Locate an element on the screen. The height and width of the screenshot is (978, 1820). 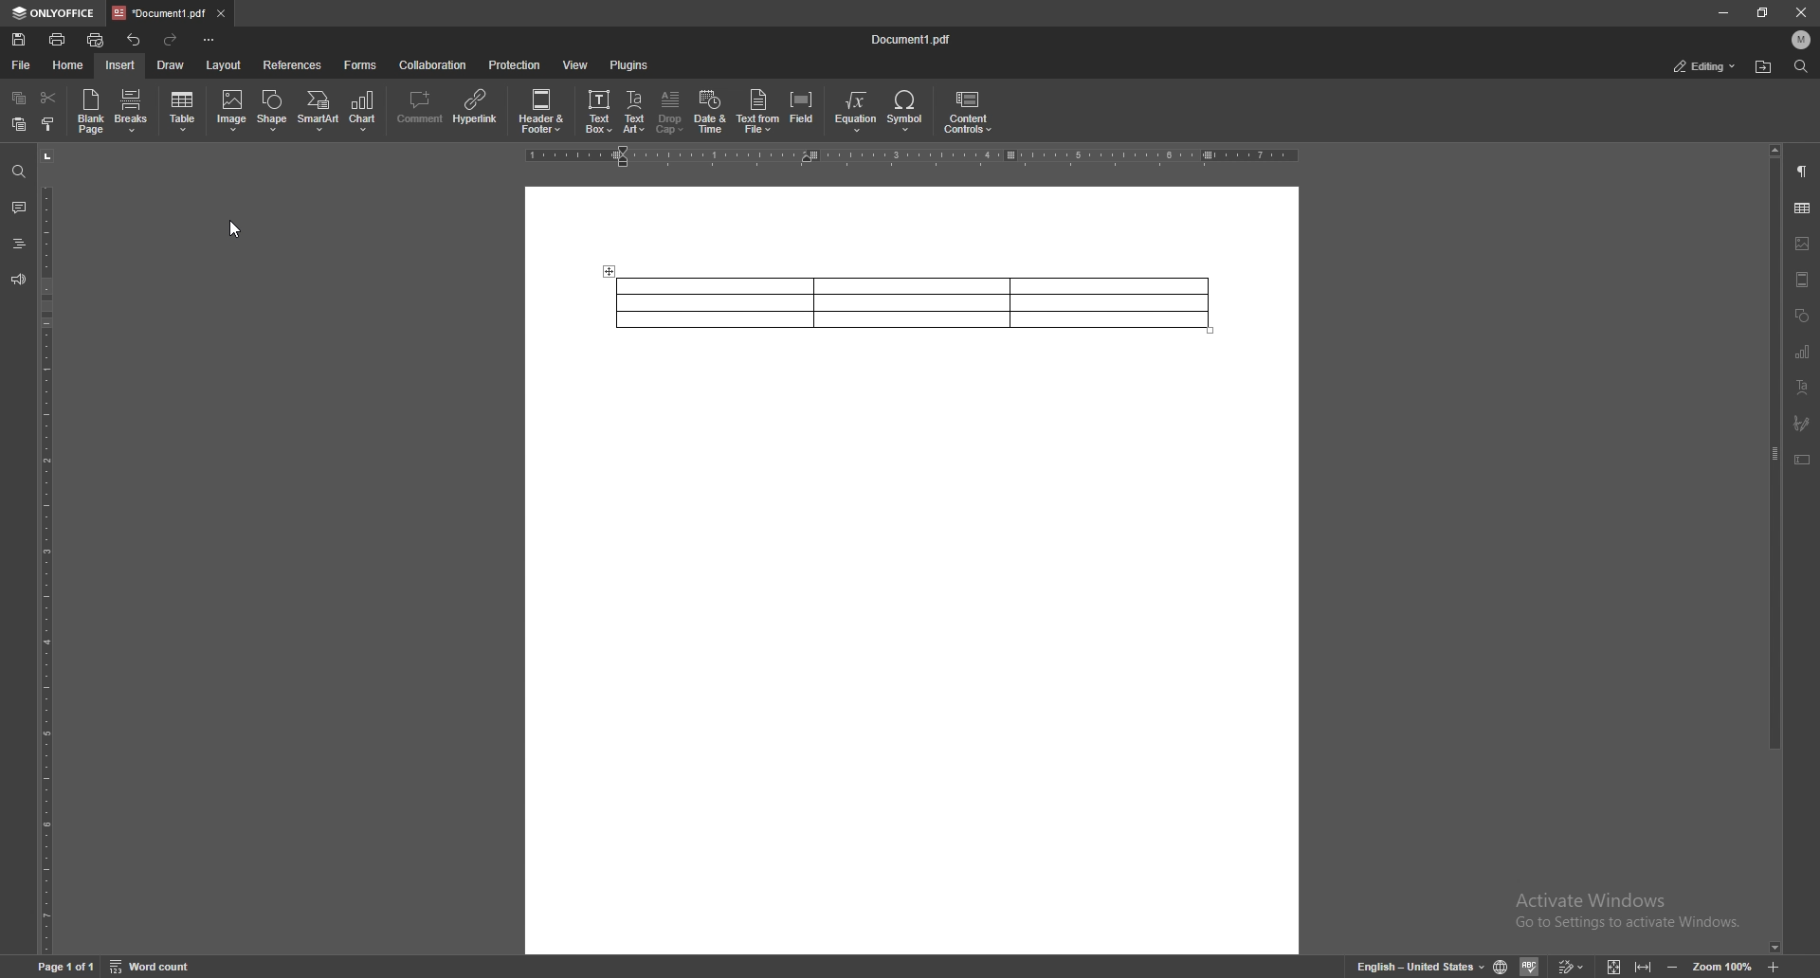
protection is located at coordinates (518, 65).